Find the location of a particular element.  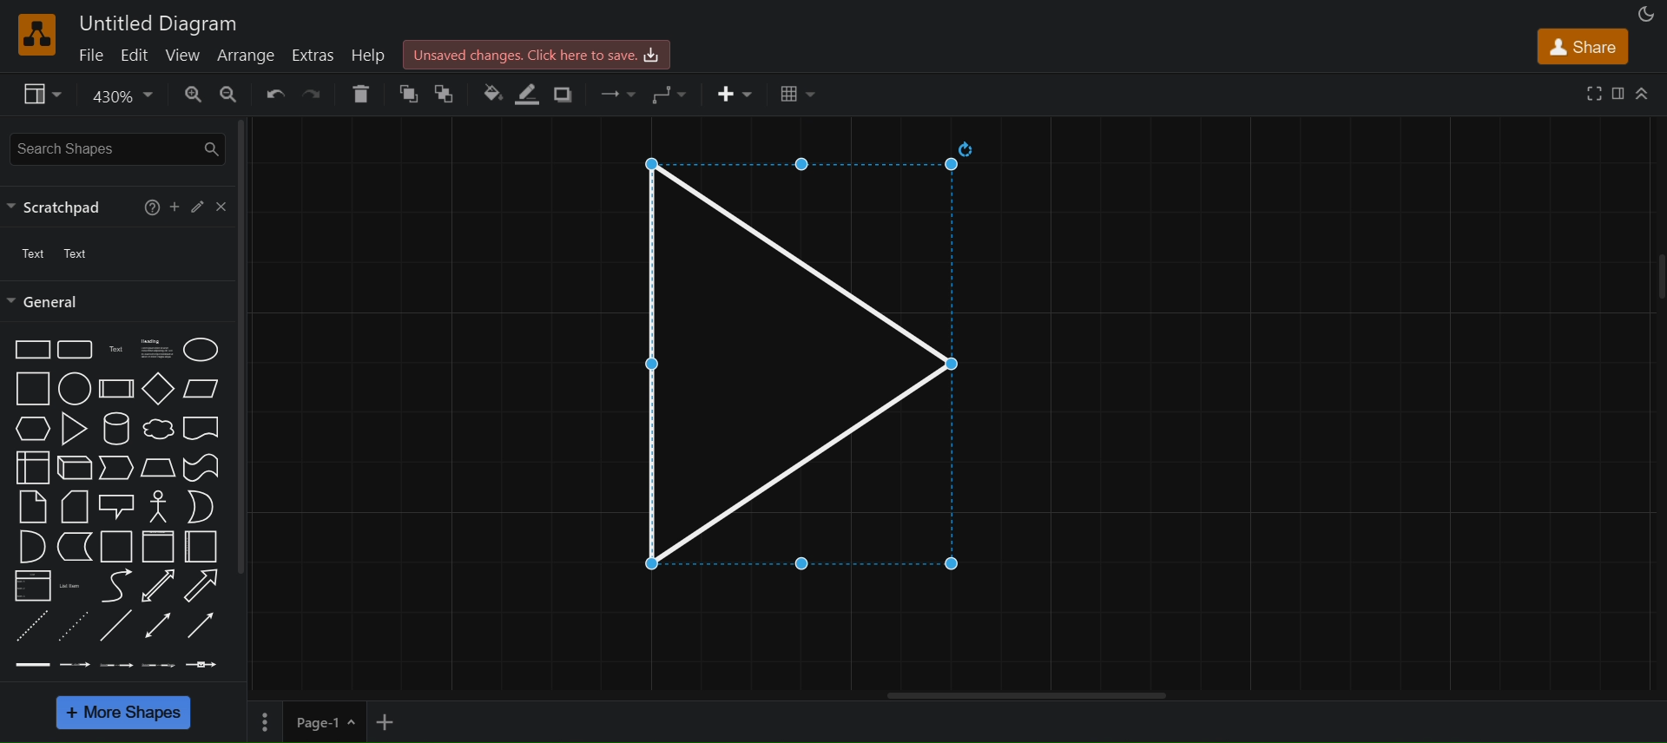

to front is located at coordinates (407, 94).